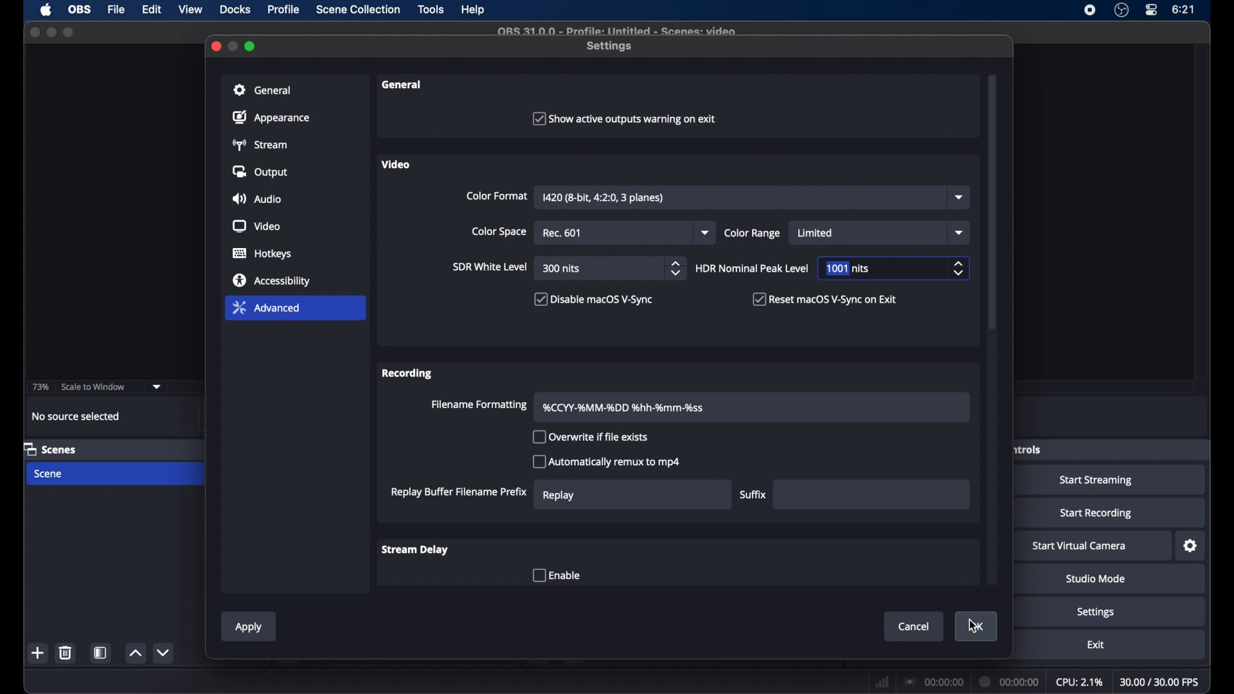 The height and width of the screenshot is (694, 1234). Describe the element at coordinates (558, 496) in the screenshot. I see `replay` at that location.